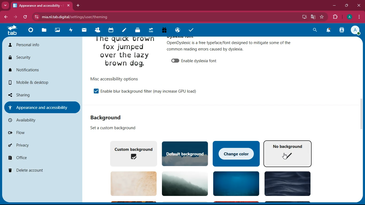 The height and width of the screenshot is (205, 365). What do you see at coordinates (40, 58) in the screenshot?
I see `security` at bounding box center [40, 58].